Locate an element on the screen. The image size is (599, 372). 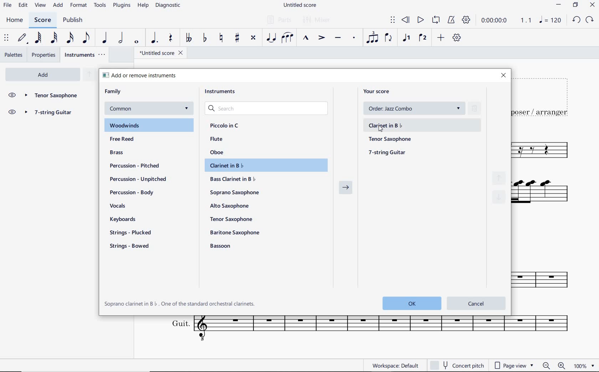
REWIND is located at coordinates (406, 21).